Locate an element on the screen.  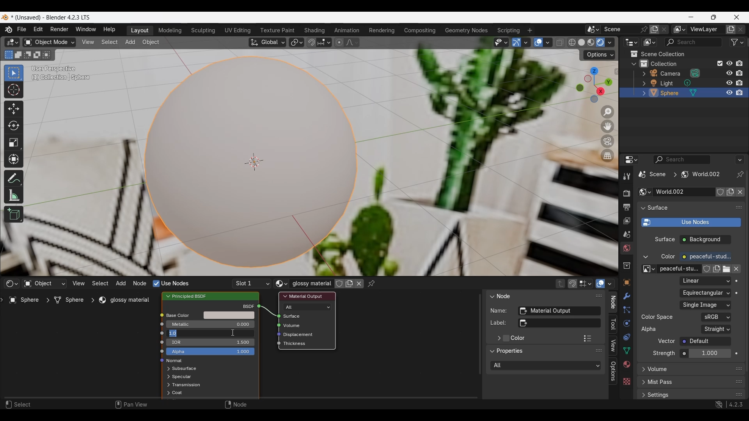
Object constraint properties is located at coordinates (626, 337).